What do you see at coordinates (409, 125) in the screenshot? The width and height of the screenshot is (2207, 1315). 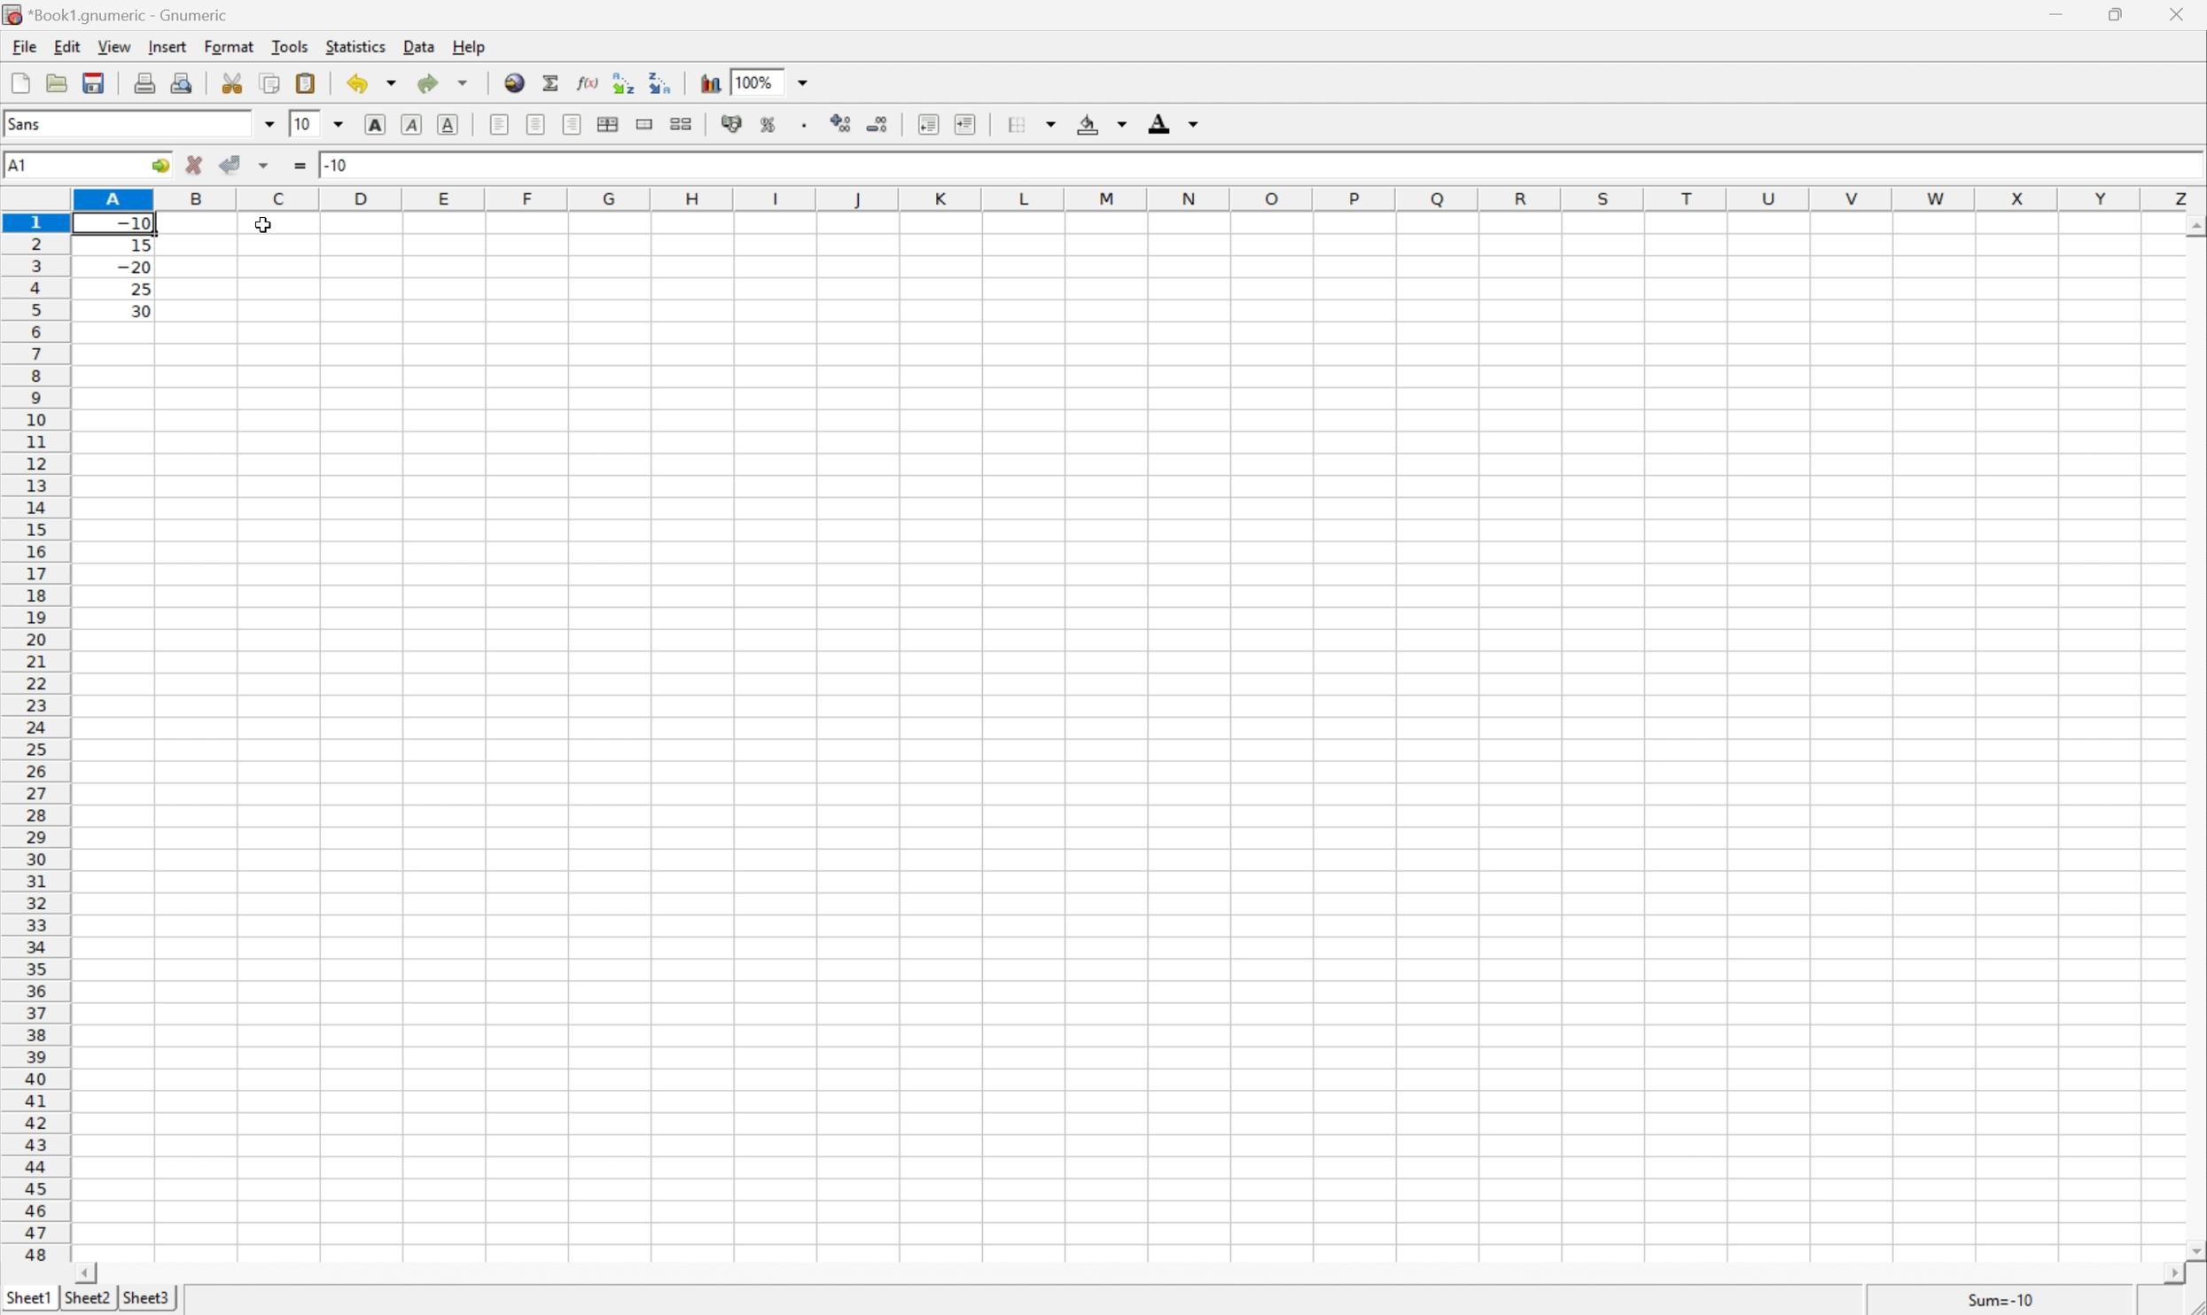 I see `Underline ` at bounding box center [409, 125].